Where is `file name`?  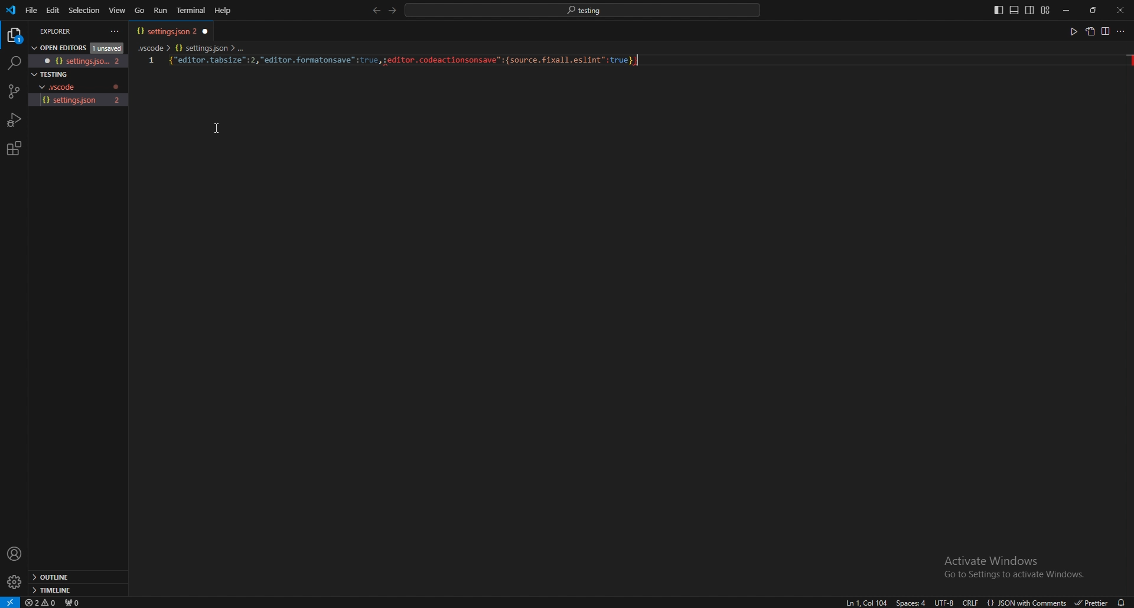
file name is located at coordinates (80, 100).